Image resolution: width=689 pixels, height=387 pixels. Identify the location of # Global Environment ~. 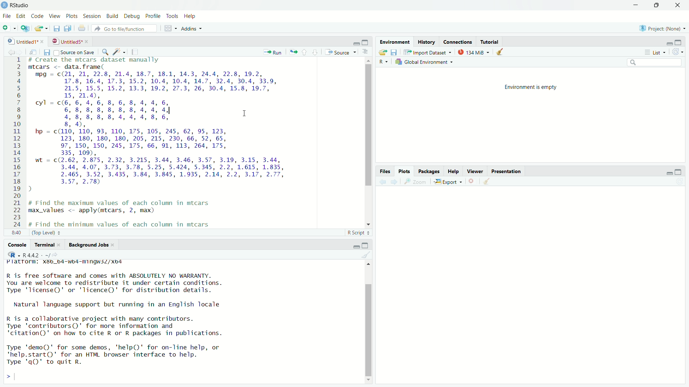
(426, 63).